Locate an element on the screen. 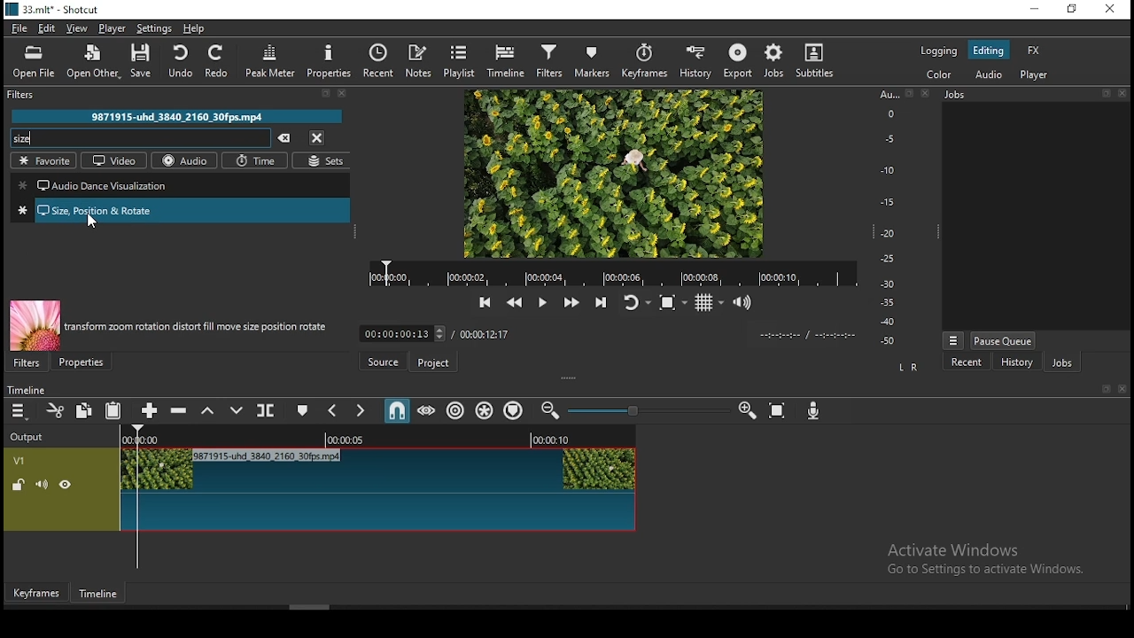 This screenshot has height=638, width=1134. cursor is located at coordinates (95, 223).